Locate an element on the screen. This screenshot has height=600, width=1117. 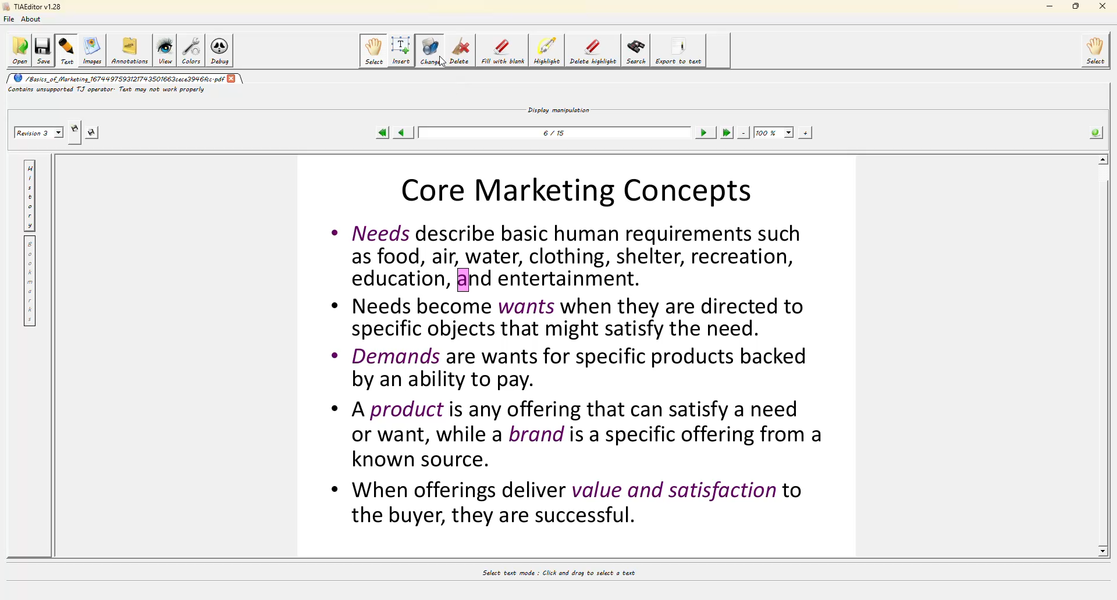
contains unsupported TJ operator. Text may not work properly. is located at coordinates (129, 90).